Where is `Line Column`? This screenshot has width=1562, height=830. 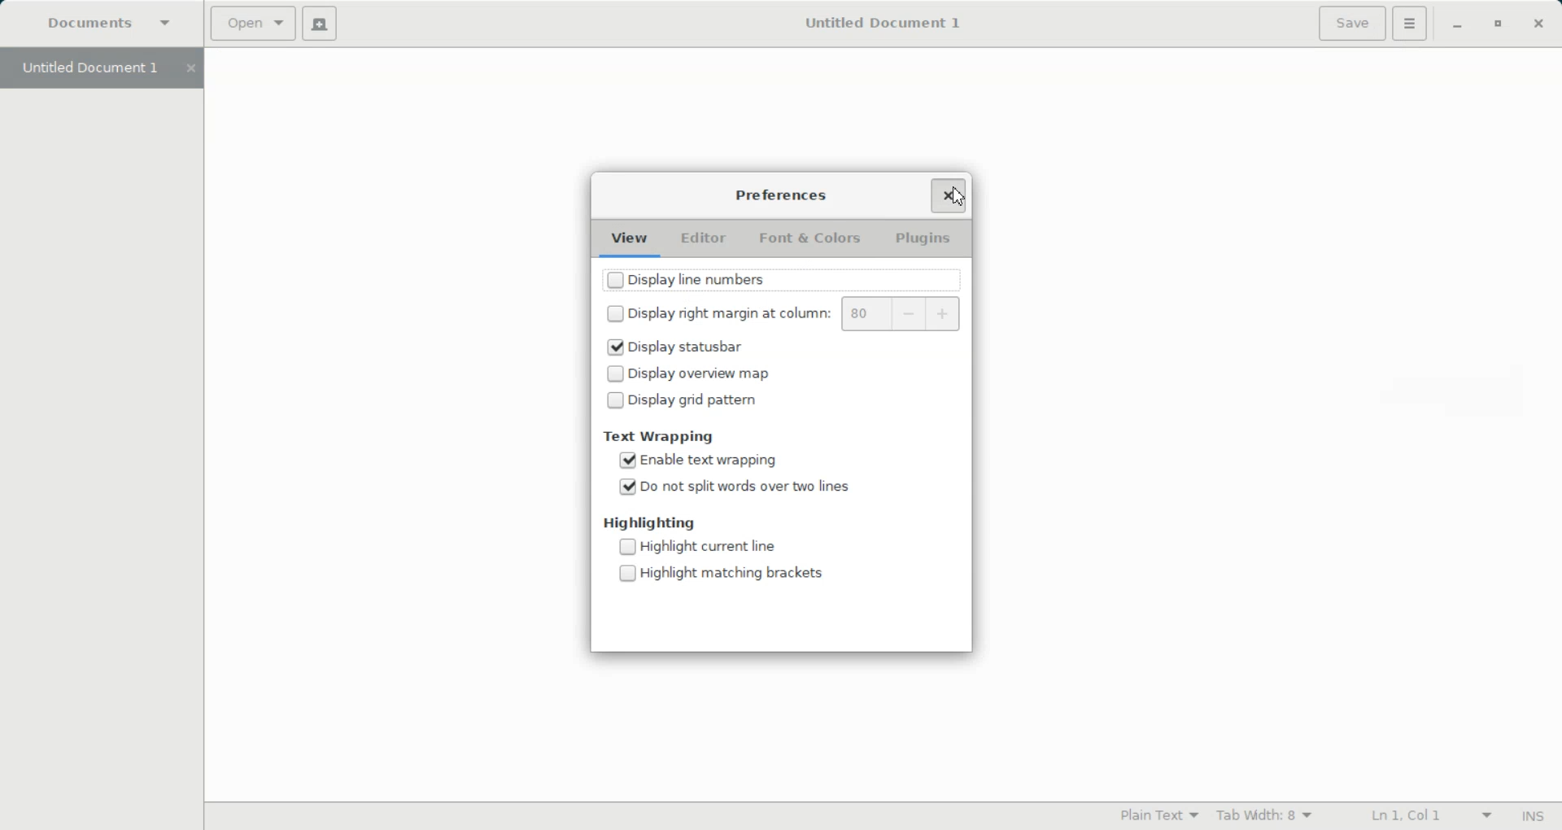 Line Column is located at coordinates (1421, 816).